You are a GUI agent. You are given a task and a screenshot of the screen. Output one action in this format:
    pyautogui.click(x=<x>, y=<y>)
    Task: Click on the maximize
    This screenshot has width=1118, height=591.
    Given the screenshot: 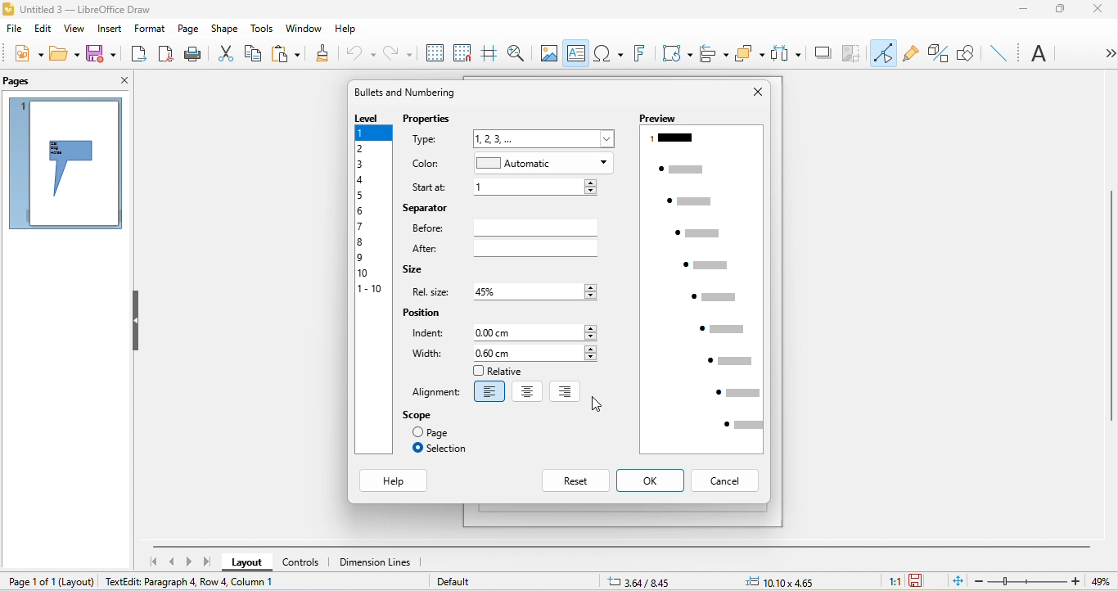 What is the action you would take?
    pyautogui.click(x=1060, y=10)
    